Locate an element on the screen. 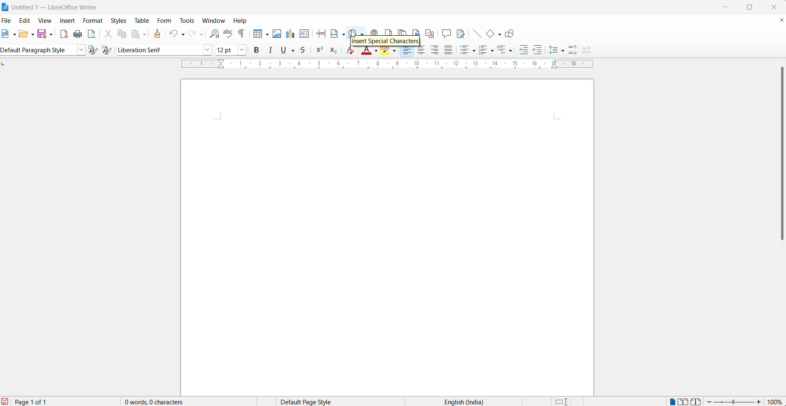 The image size is (786, 406). insert chart is located at coordinates (289, 34).